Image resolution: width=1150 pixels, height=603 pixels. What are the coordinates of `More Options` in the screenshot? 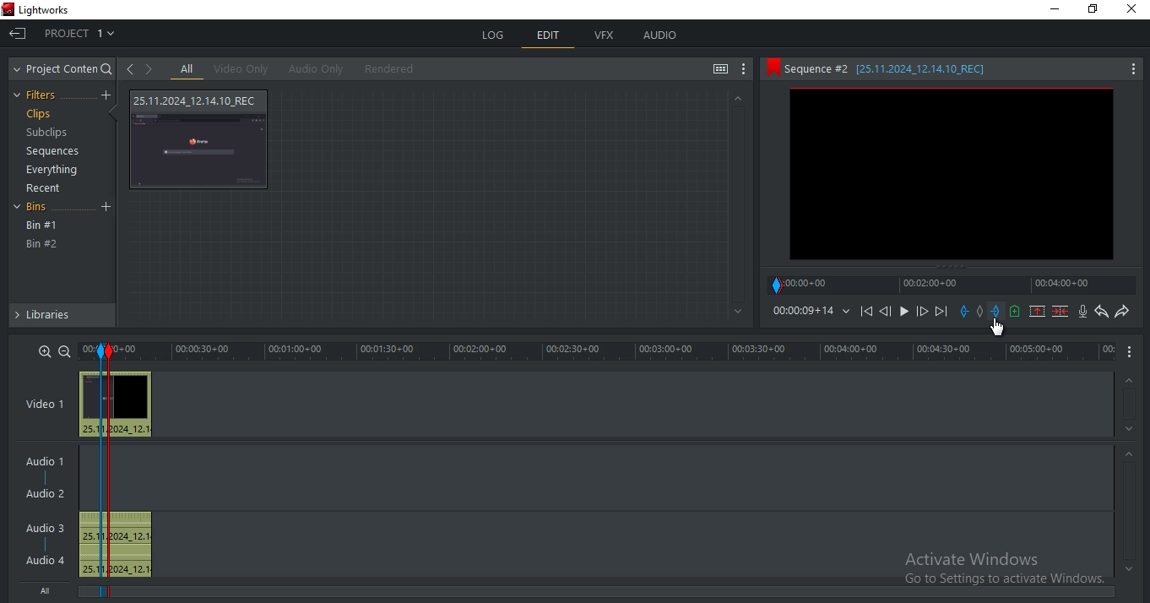 It's located at (1134, 68).